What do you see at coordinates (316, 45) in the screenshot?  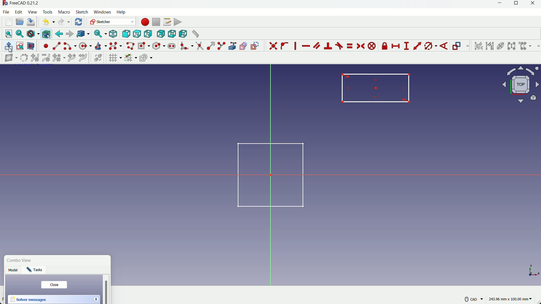 I see `constraint parallel` at bounding box center [316, 45].